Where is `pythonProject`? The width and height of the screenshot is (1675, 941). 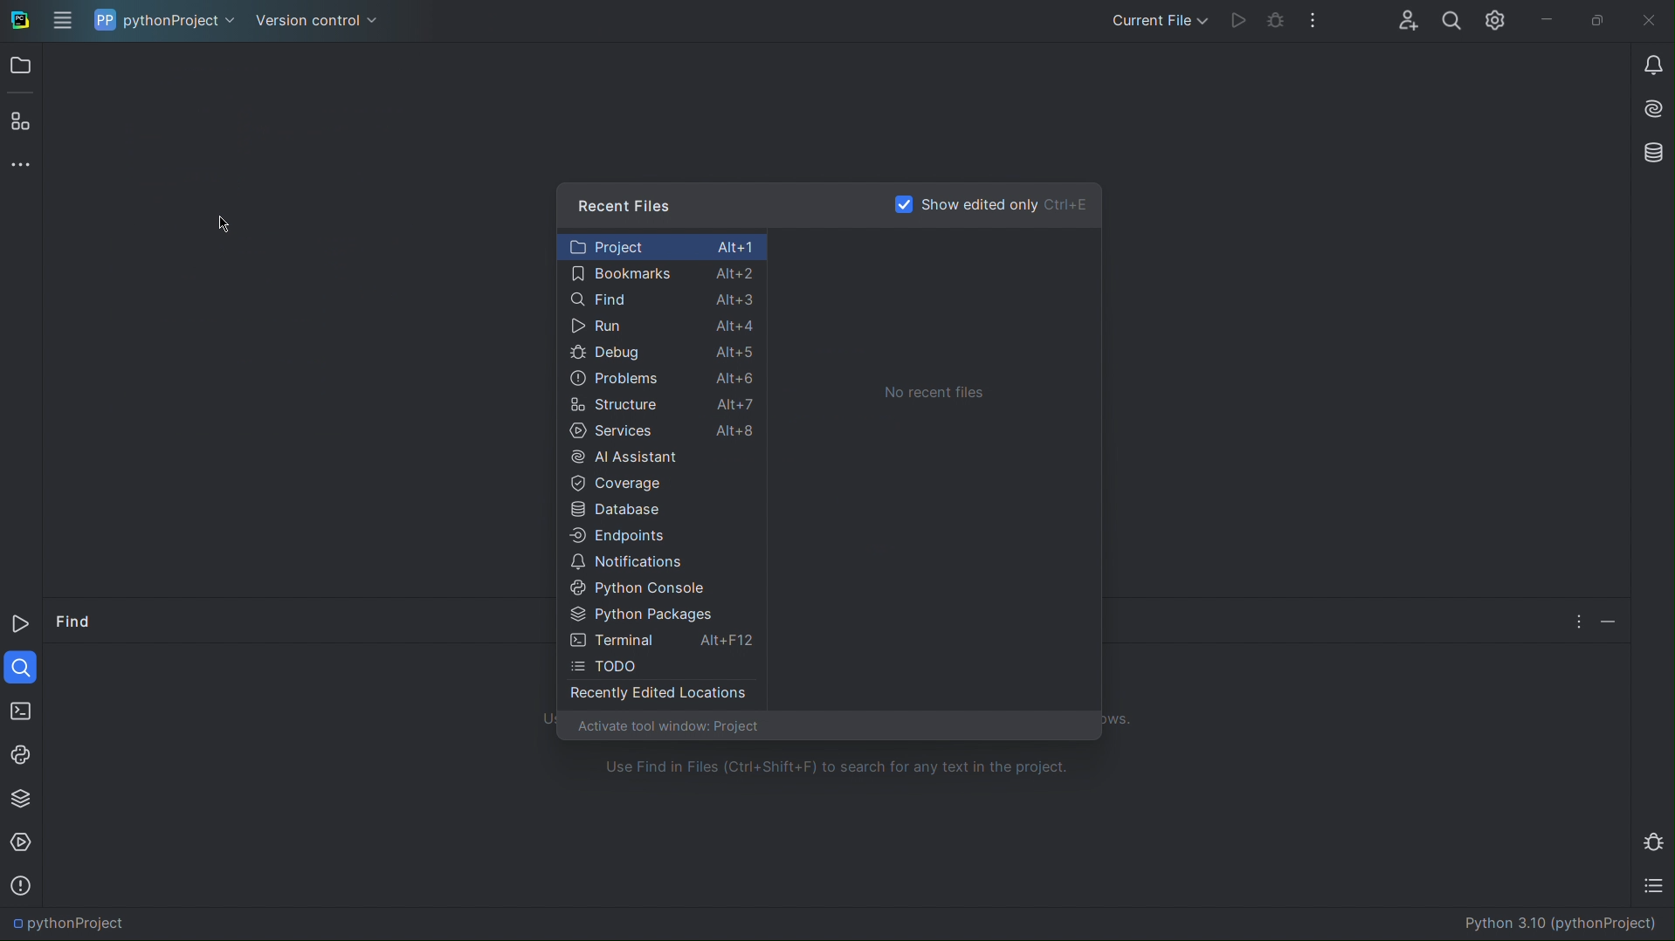 pythonProject is located at coordinates (69, 924).